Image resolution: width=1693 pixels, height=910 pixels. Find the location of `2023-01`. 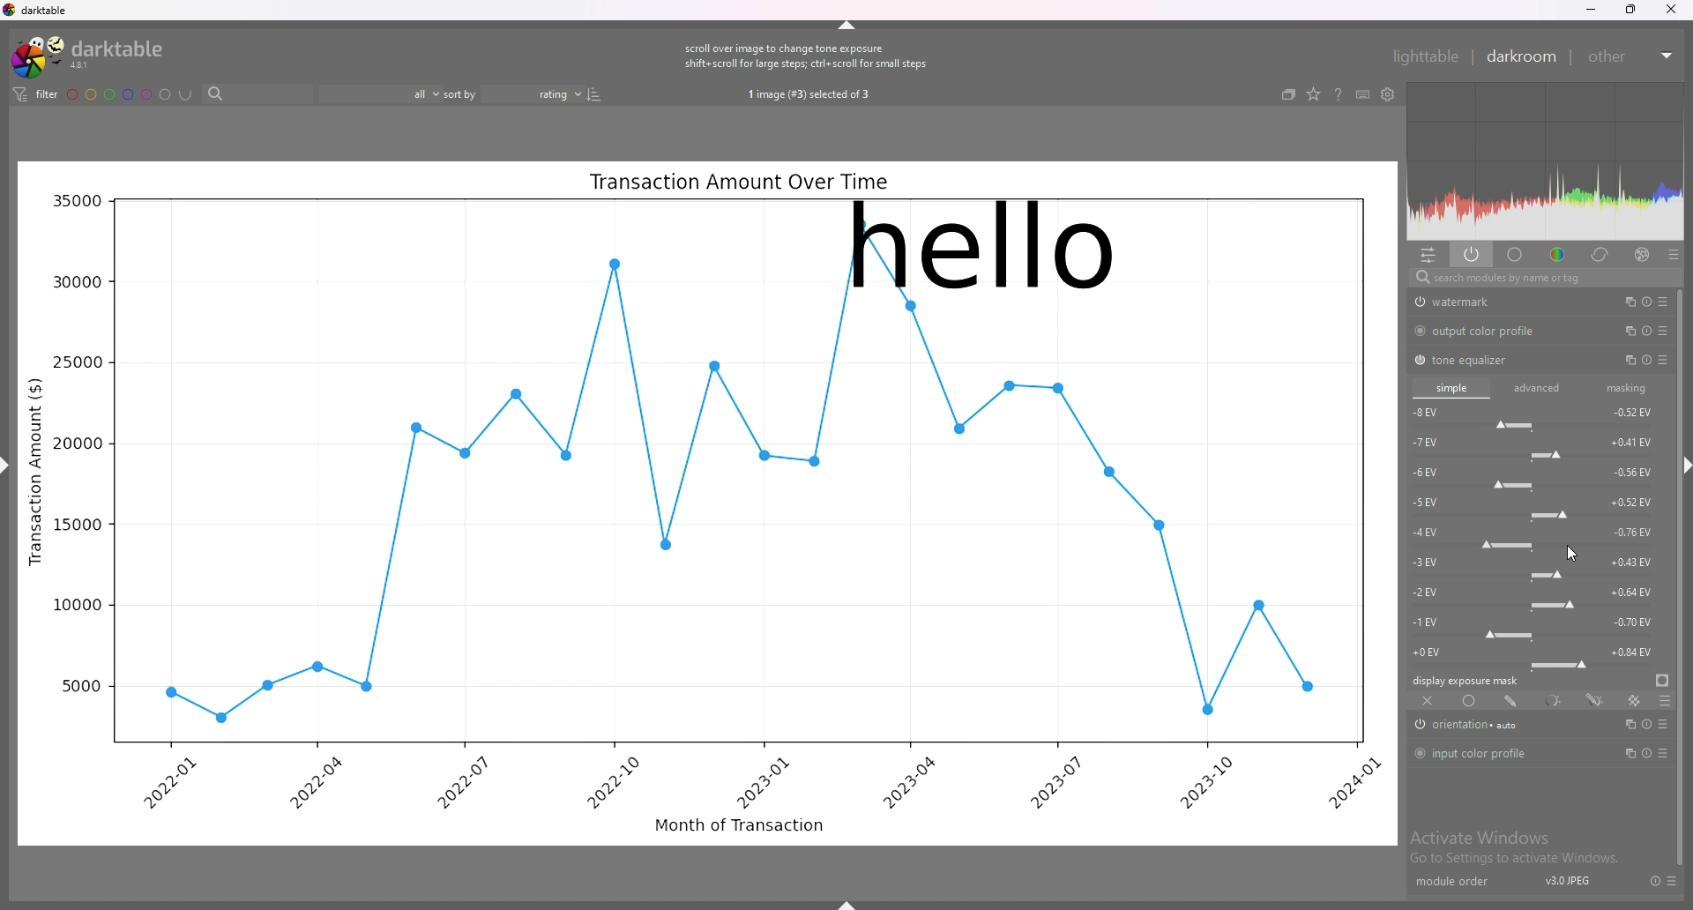

2023-01 is located at coordinates (761, 782).